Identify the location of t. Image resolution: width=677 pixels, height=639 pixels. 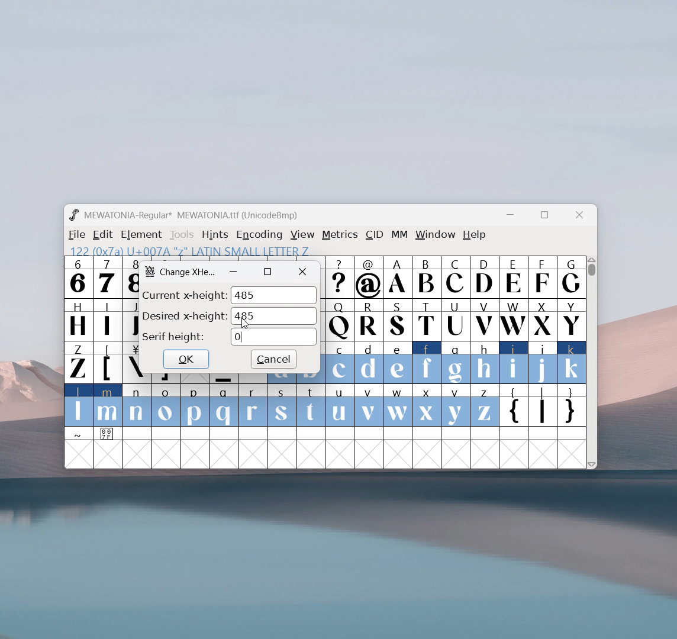
(311, 406).